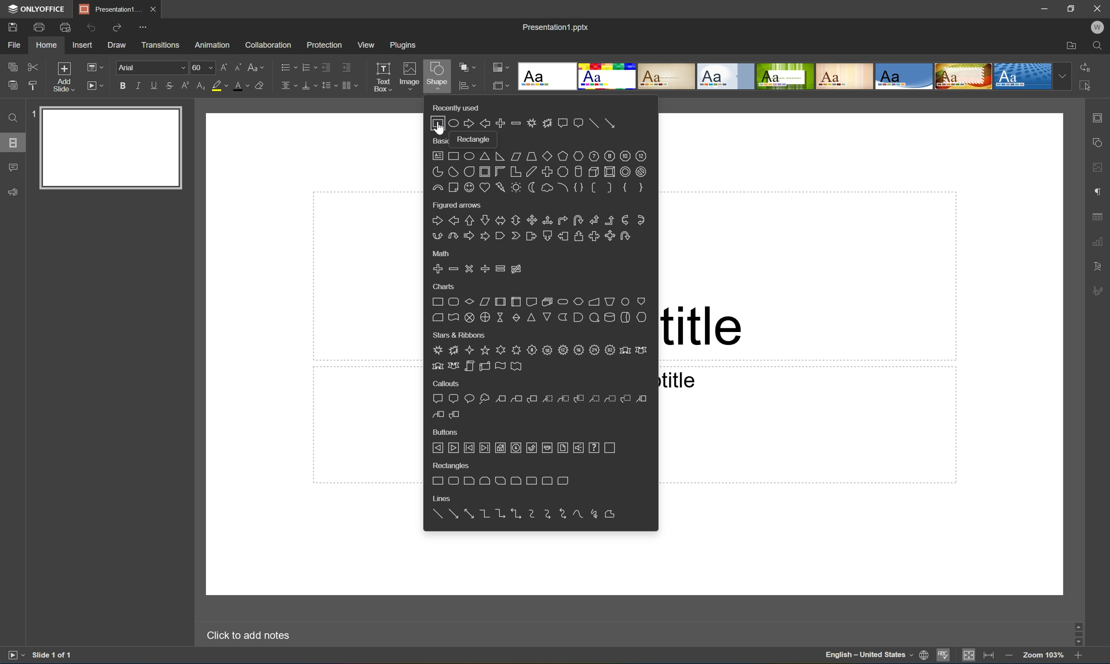  What do you see at coordinates (1097, 26) in the screenshot?
I see `W` at bounding box center [1097, 26].